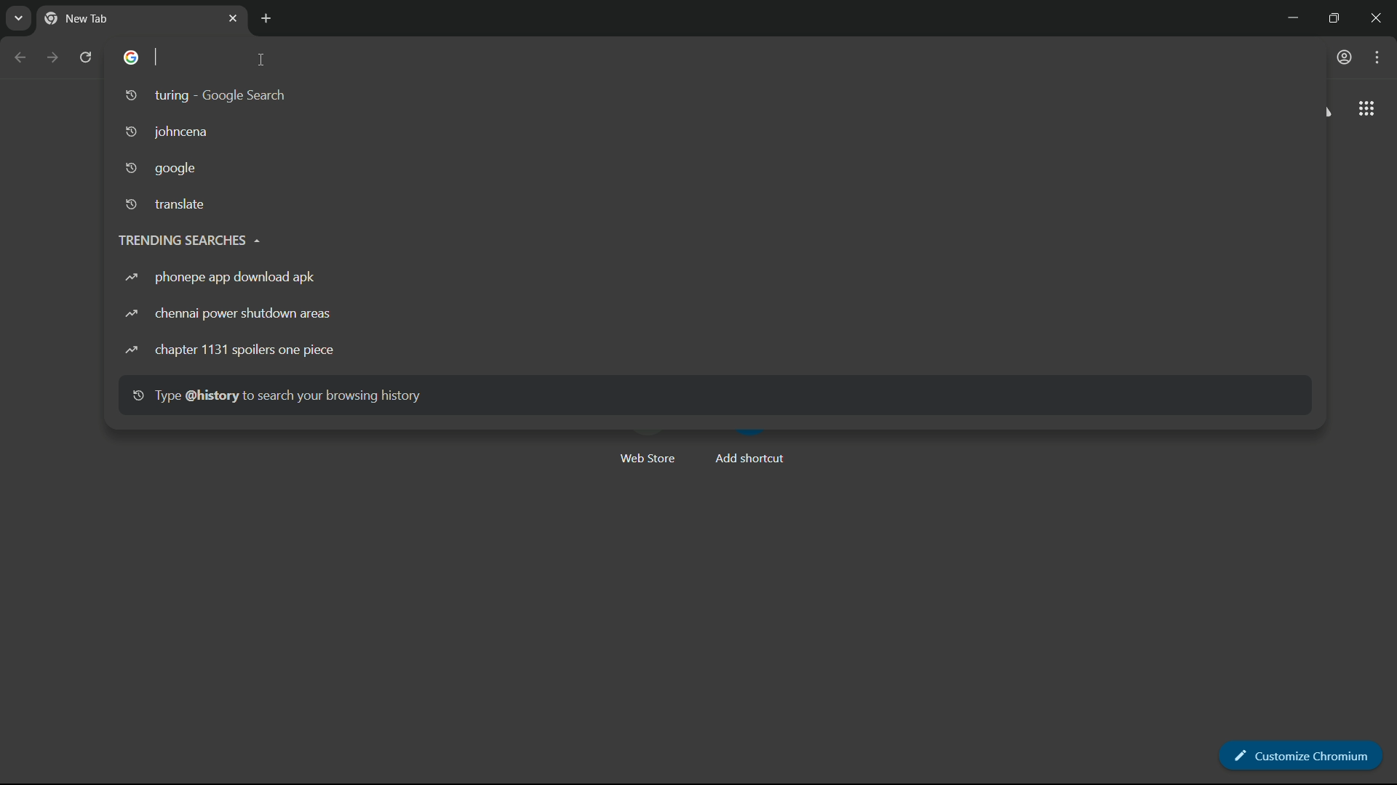 Image resolution: width=1397 pixels, height=785 pixels. I want to click on trending searches, so click(188, 239).